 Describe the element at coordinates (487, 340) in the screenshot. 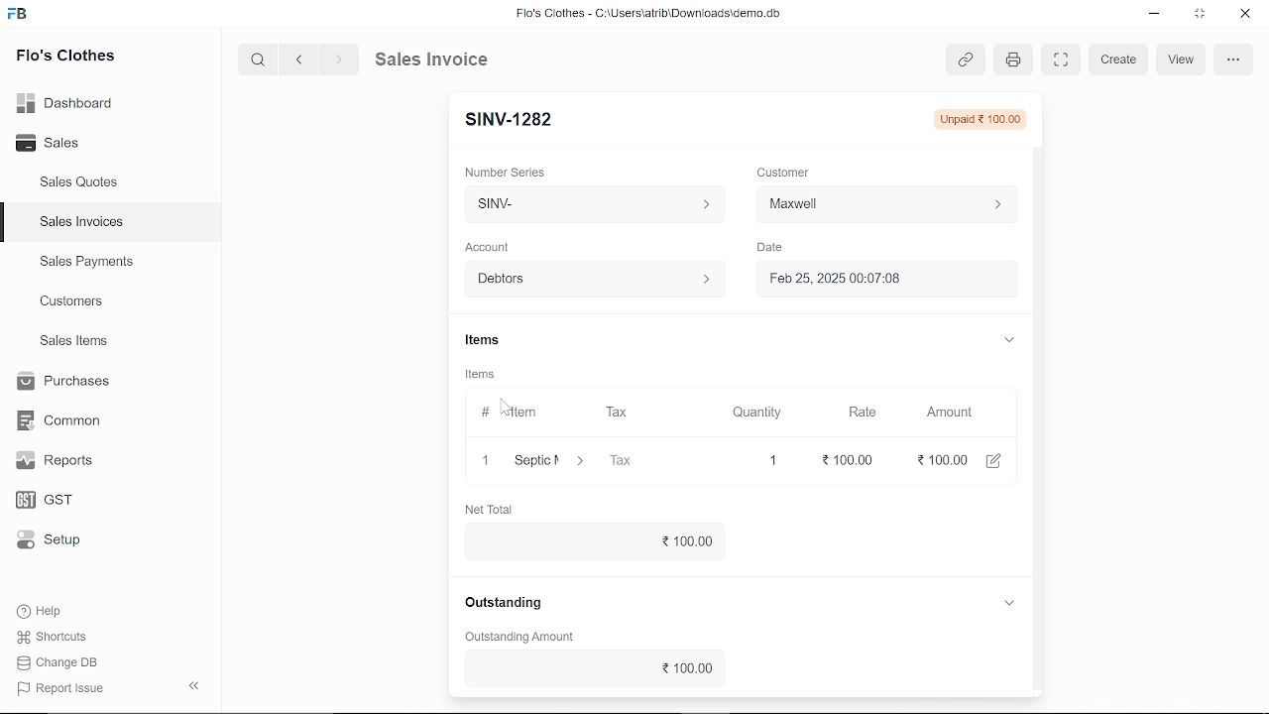

I see `Items` at that location.